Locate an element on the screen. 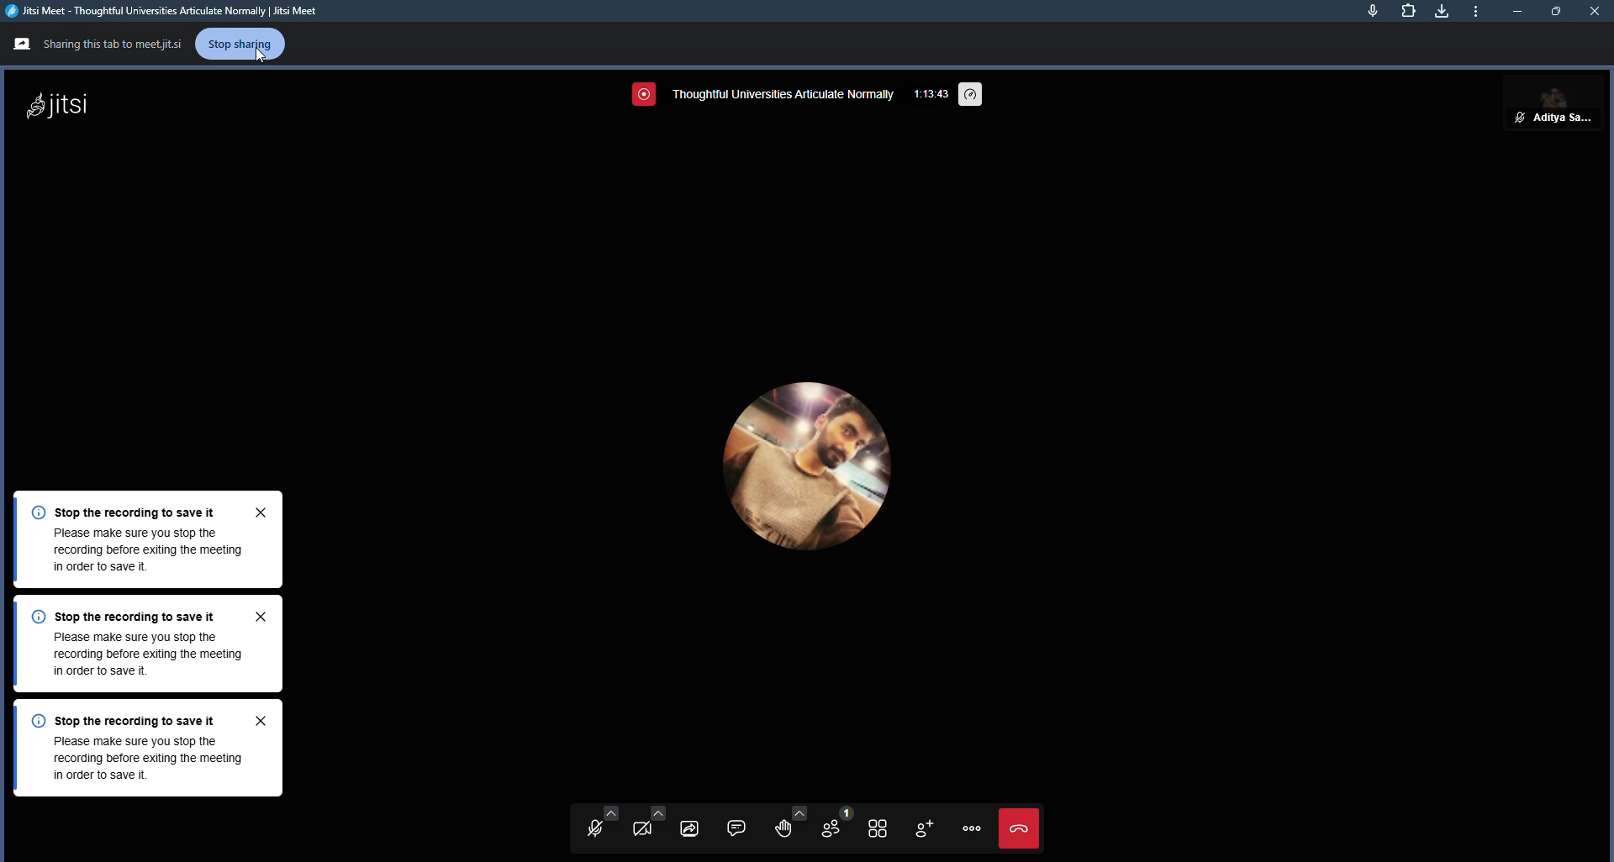 The image size is (1614, 862). maximize is located at coordinates (1555, 10).